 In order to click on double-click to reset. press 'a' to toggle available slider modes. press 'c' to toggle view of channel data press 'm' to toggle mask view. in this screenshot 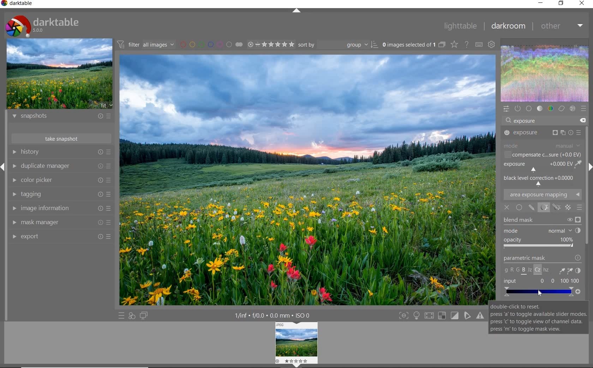, I will do `click(538, 318)`.